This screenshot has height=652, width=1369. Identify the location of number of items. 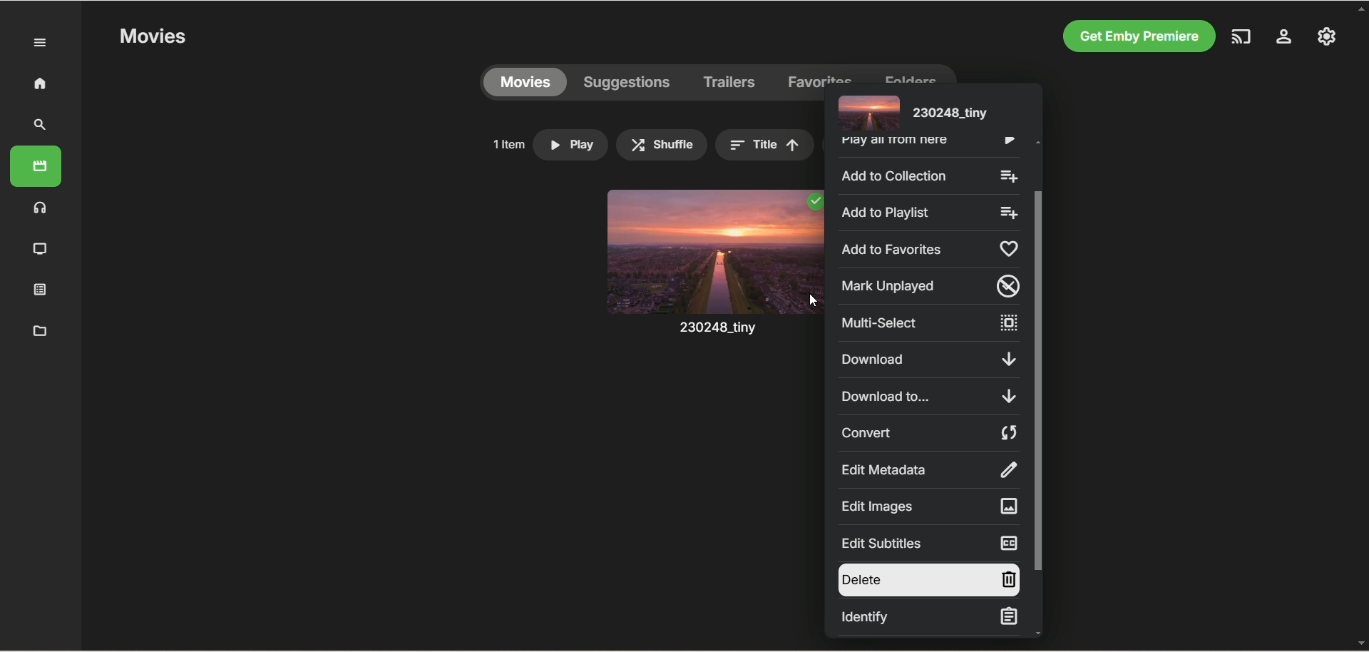
(508, 144).